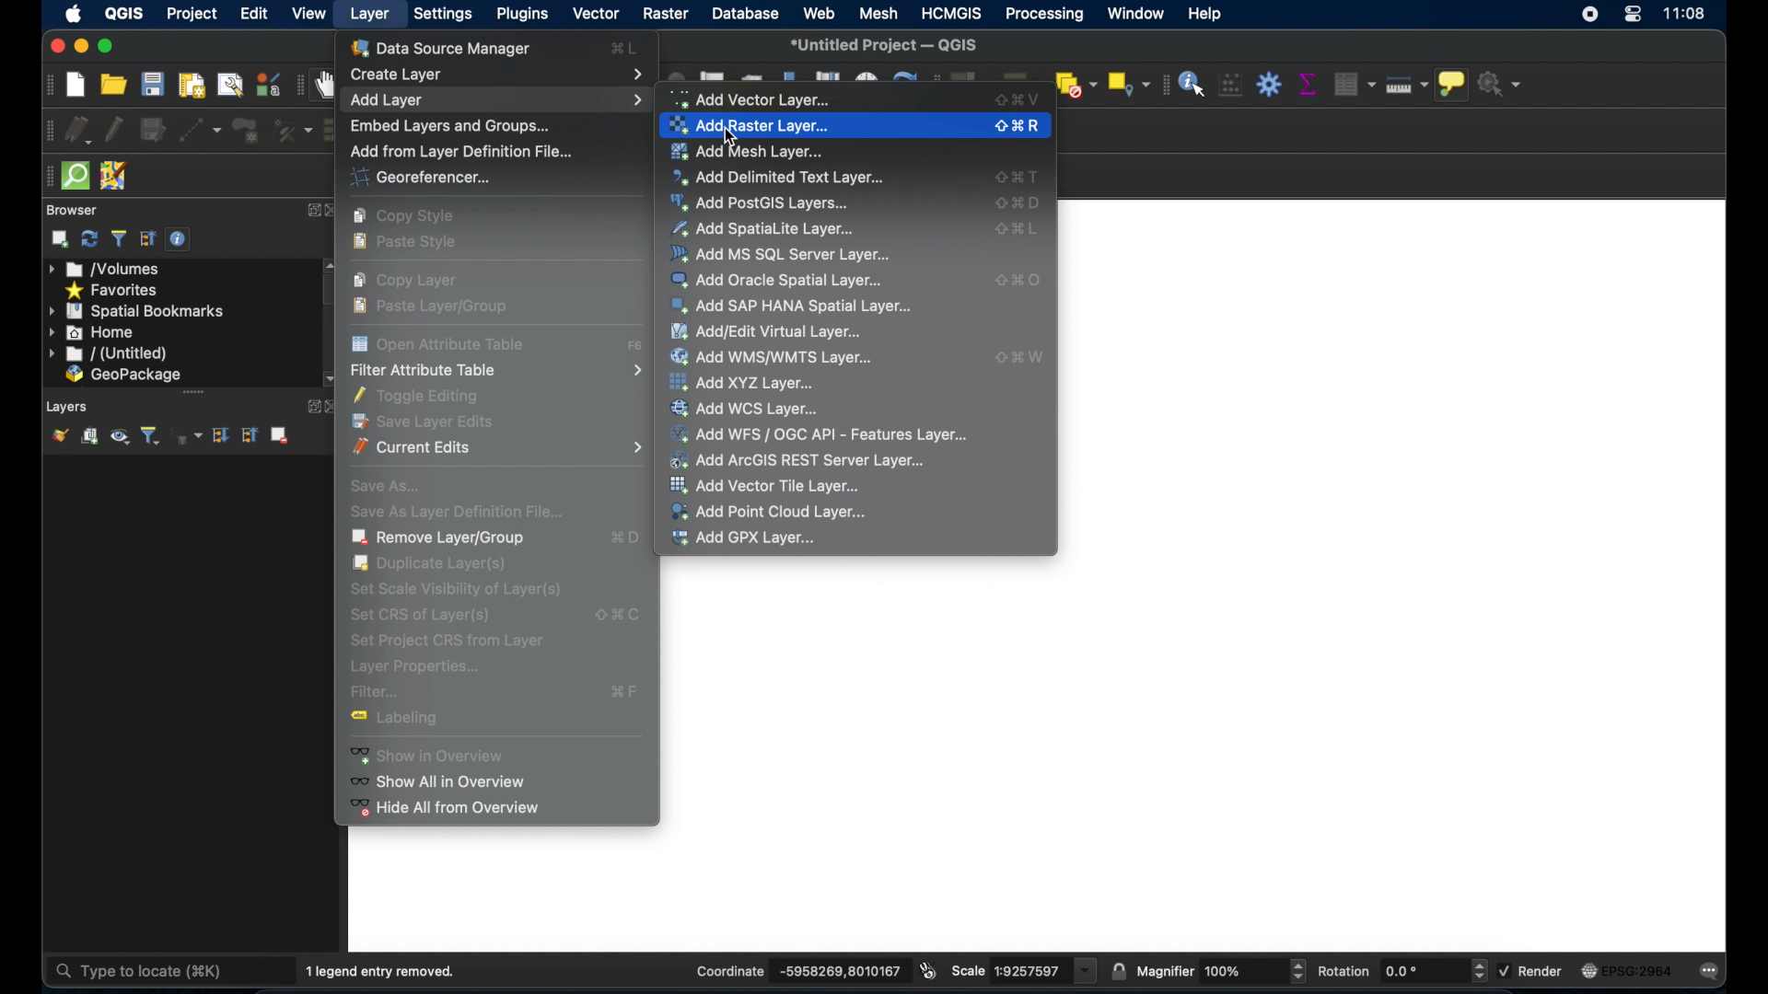 The image size is (1768, 994). I want to click on attribute toolbar, so click(1162, 85).